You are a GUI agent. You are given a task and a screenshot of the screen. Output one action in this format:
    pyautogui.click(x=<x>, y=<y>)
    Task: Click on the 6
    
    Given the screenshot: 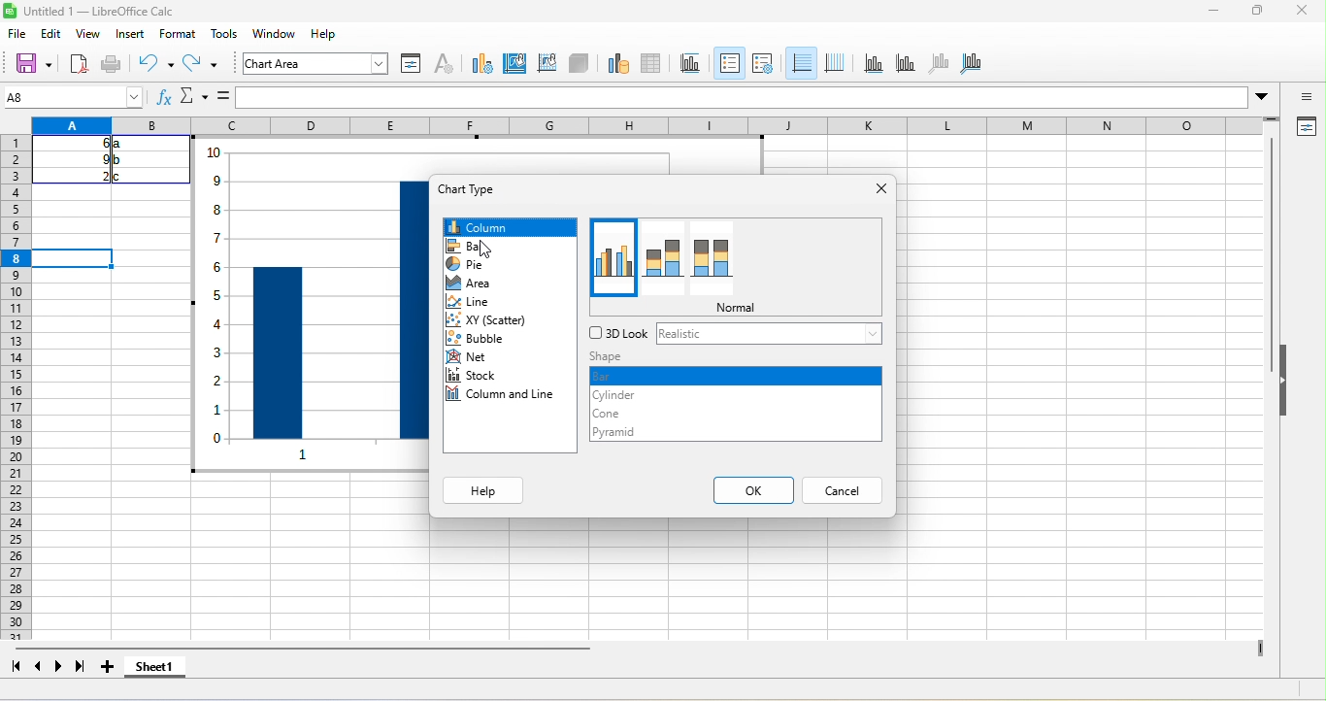 What is the action you would take?
    pyautogui.click(x=91, y=143)
    